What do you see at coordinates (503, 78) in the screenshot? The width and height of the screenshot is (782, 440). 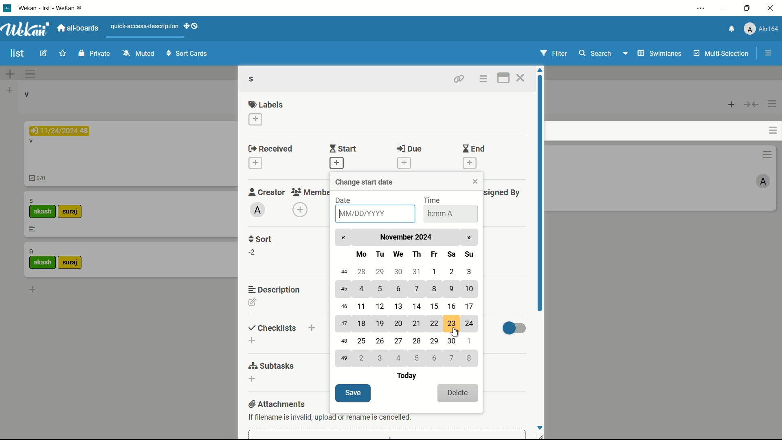 I see `maximize card` at bounding box center [503, 78].